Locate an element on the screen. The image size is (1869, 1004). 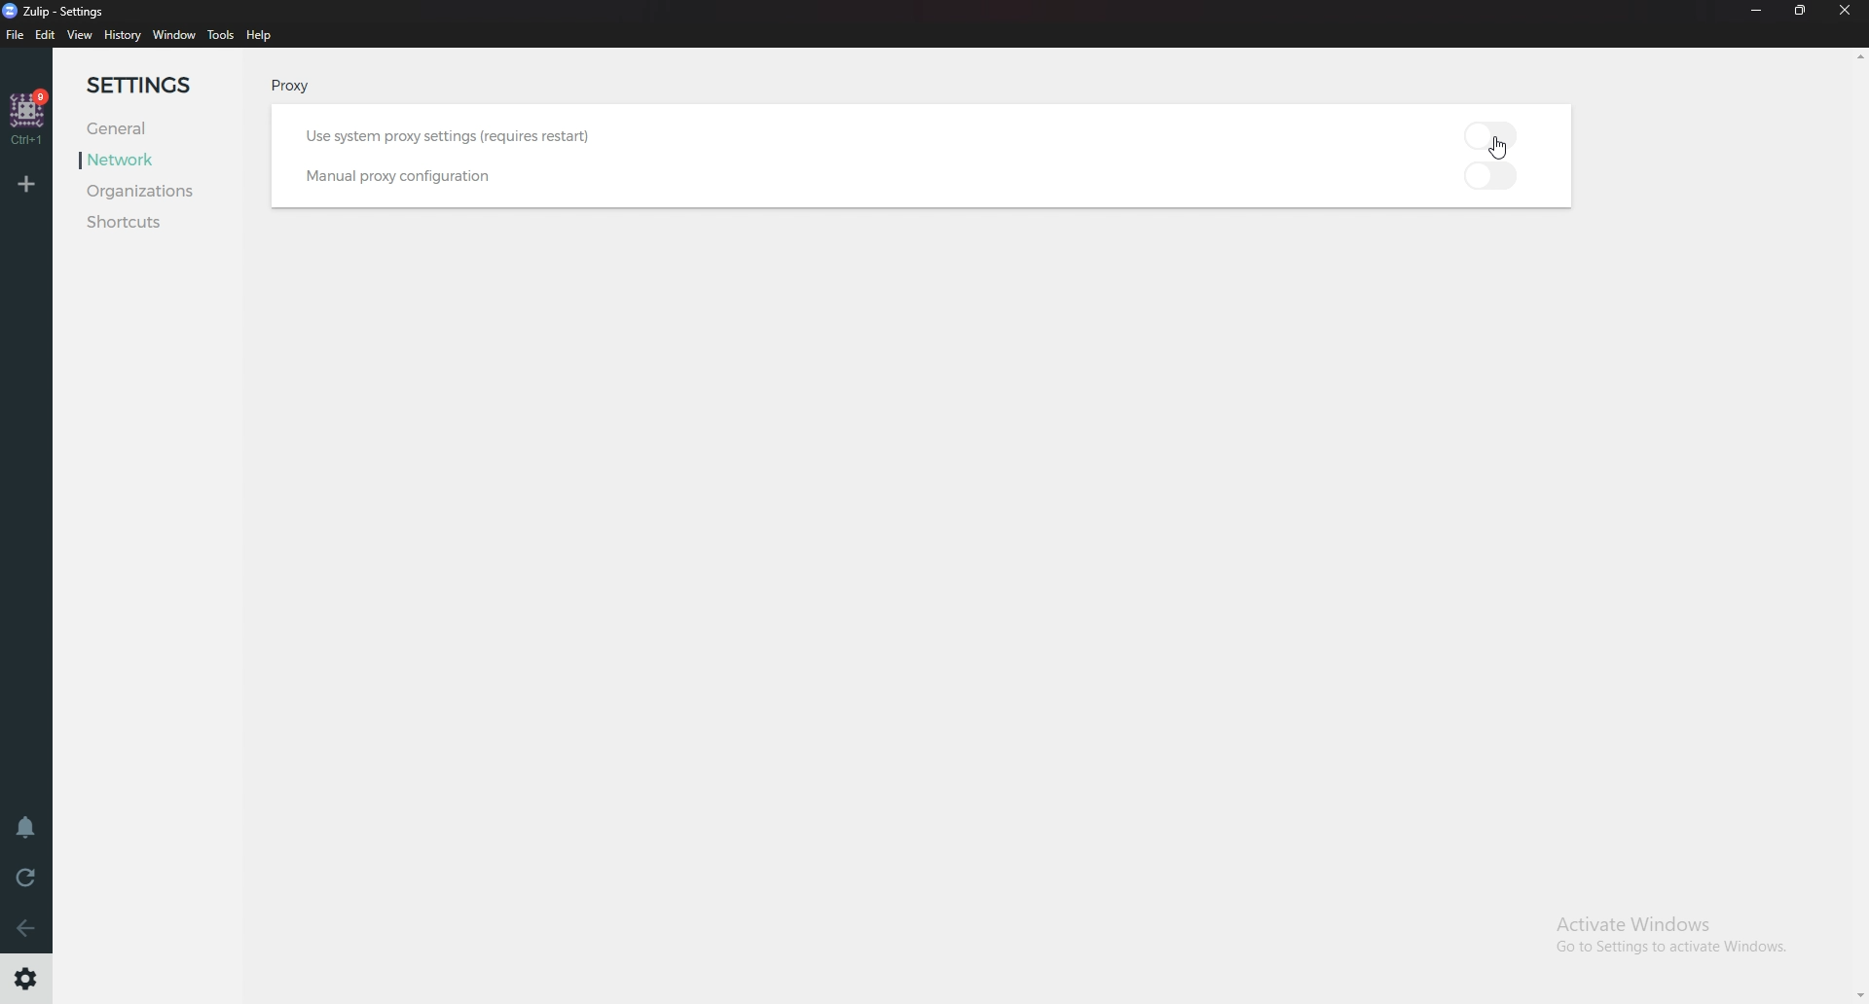
Organizations is located at coordinates (163, 192).